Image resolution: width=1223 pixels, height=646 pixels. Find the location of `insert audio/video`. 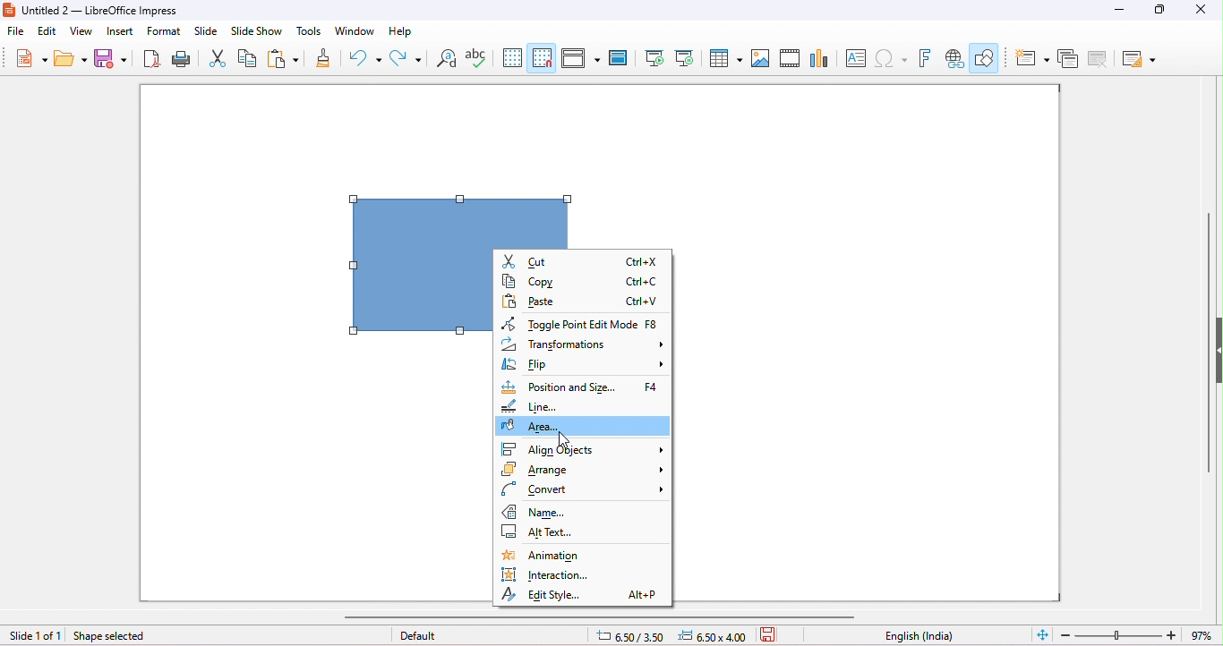

insert audio/video is located at coordinates (790, 58).